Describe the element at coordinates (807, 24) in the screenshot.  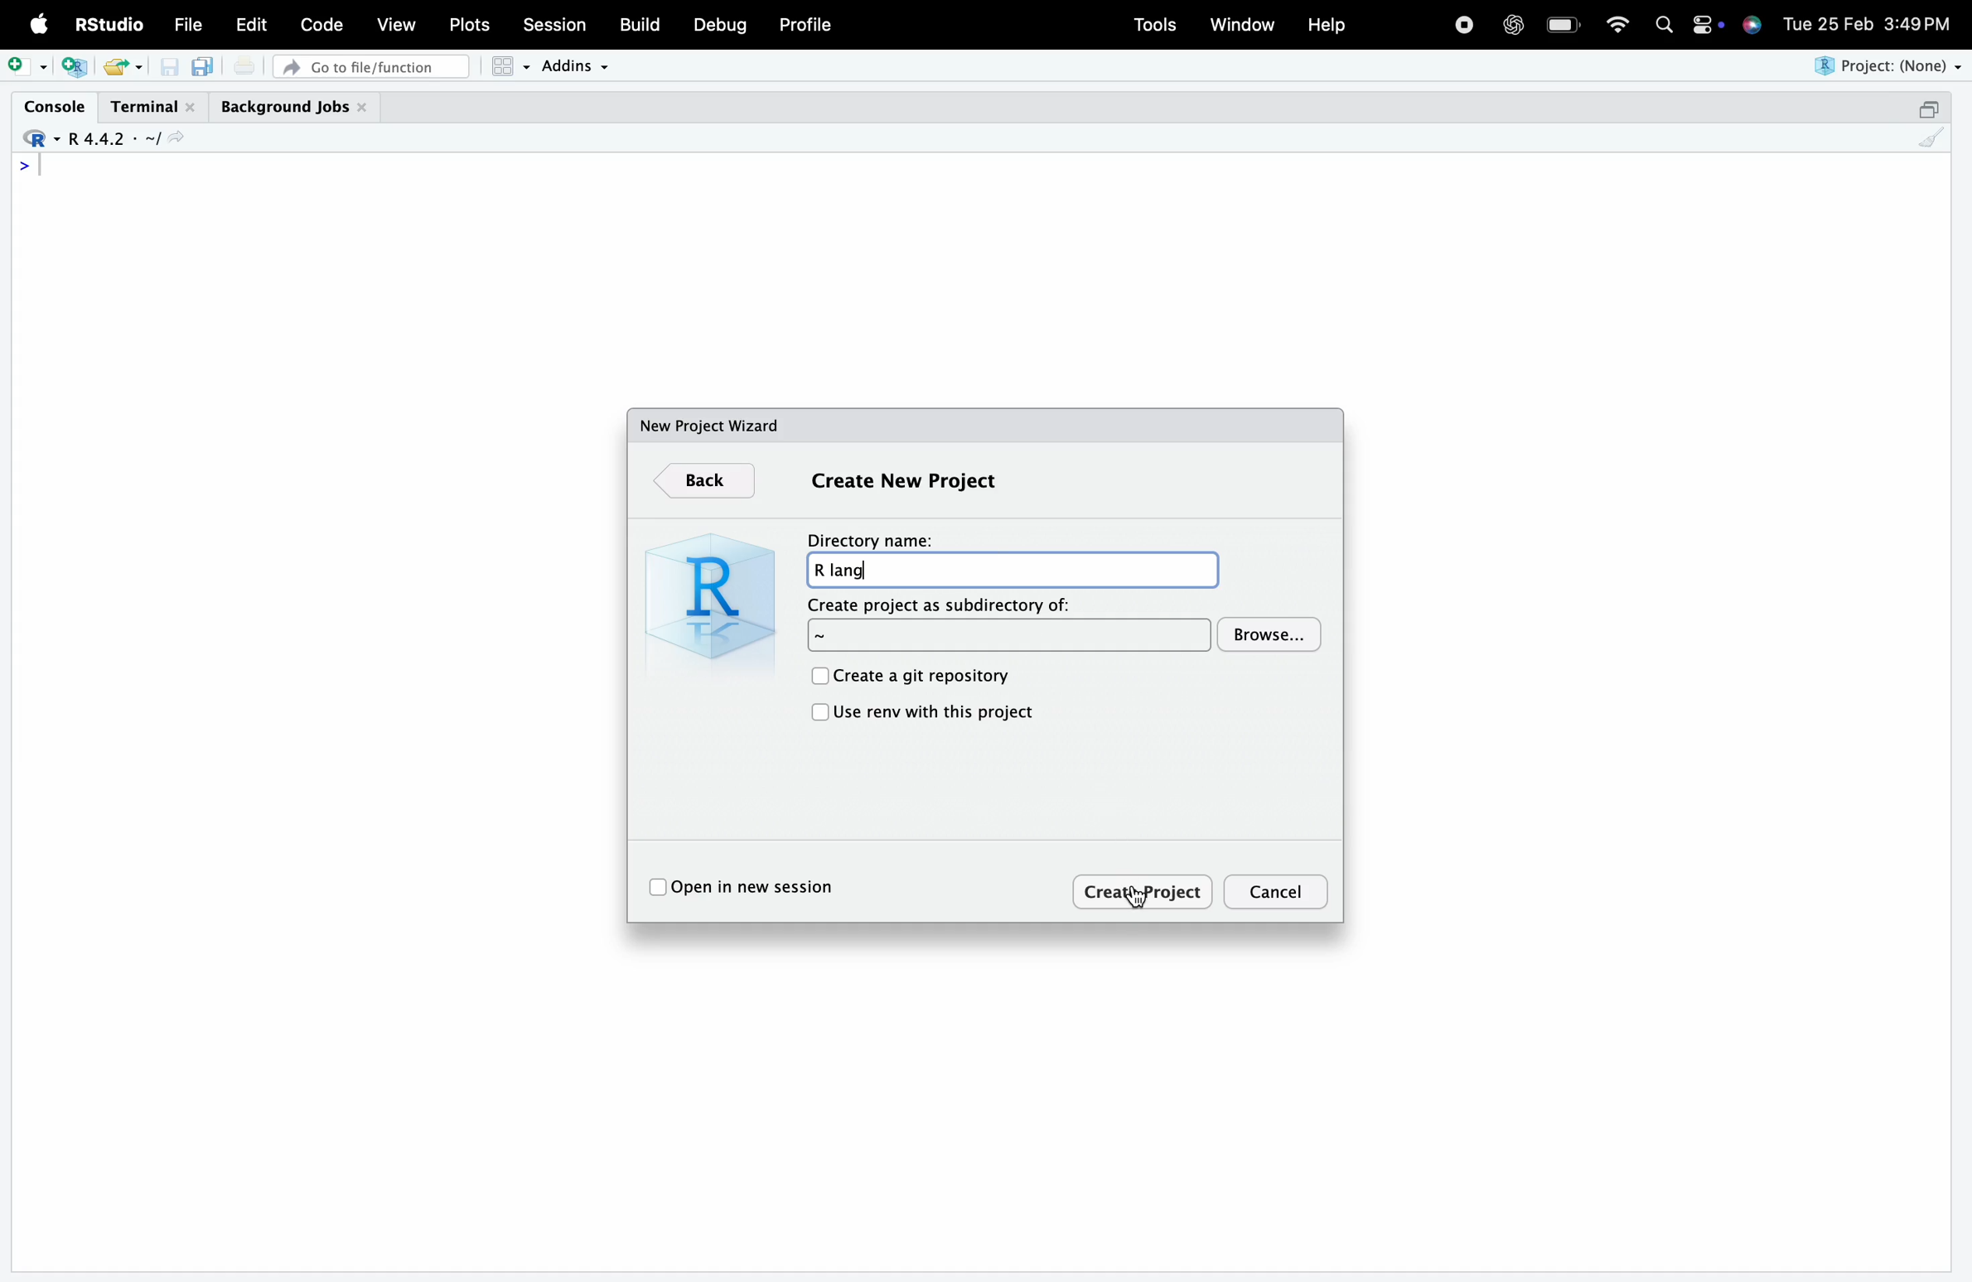
I see `Profile` at that location.